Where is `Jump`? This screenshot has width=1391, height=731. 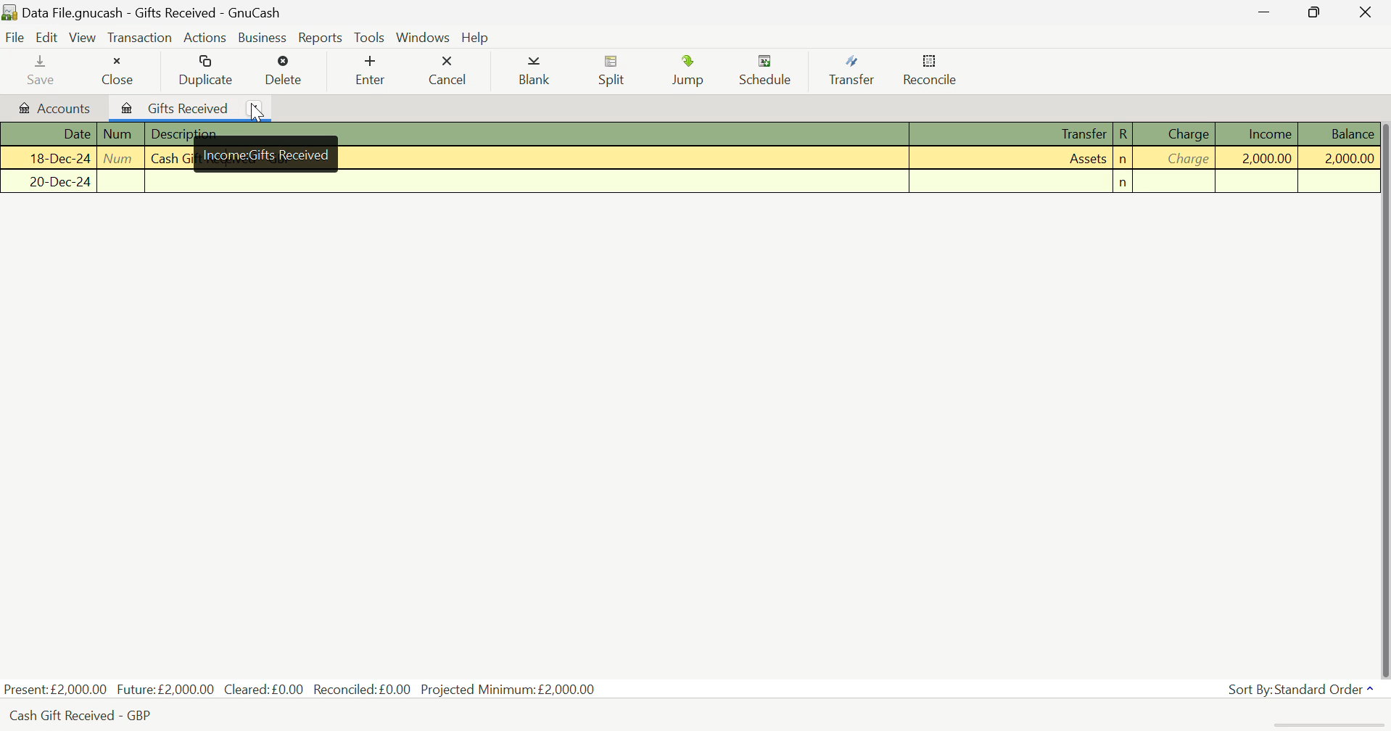 Jump is located at coordinates (693, 70).